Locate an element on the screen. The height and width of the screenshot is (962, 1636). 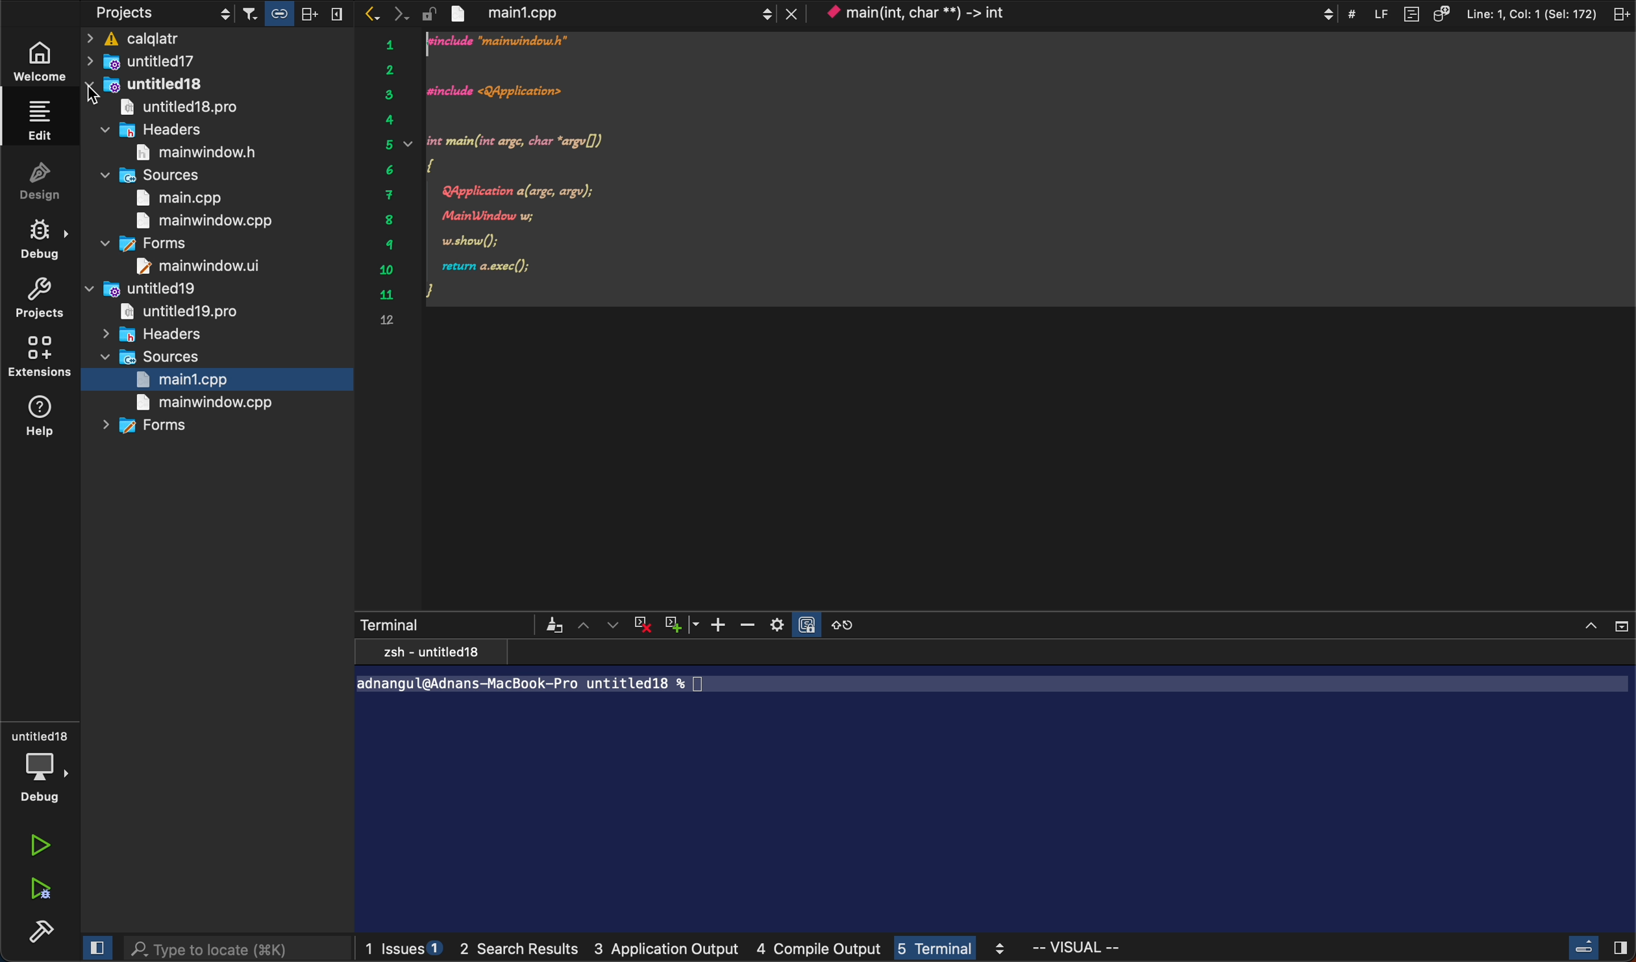
debug is located at coordinates (43, 240).